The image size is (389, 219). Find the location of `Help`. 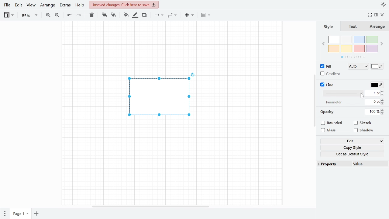

Help is located at coordinates (80, 5).